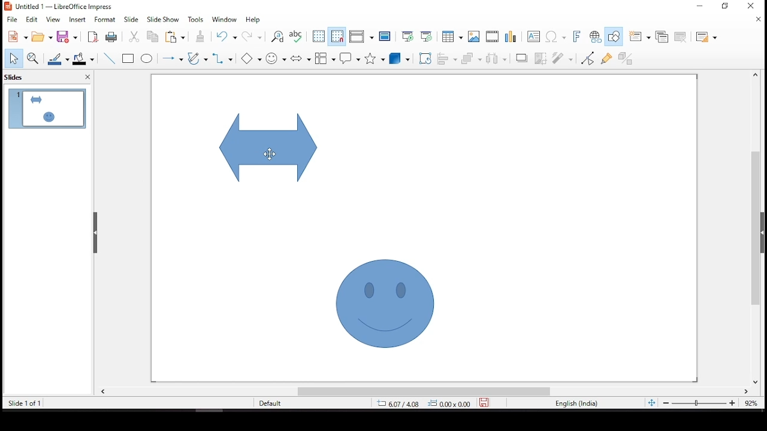 The width and height of the screenshot is (767, 431). I want to click on minimize, so click(726, 7).